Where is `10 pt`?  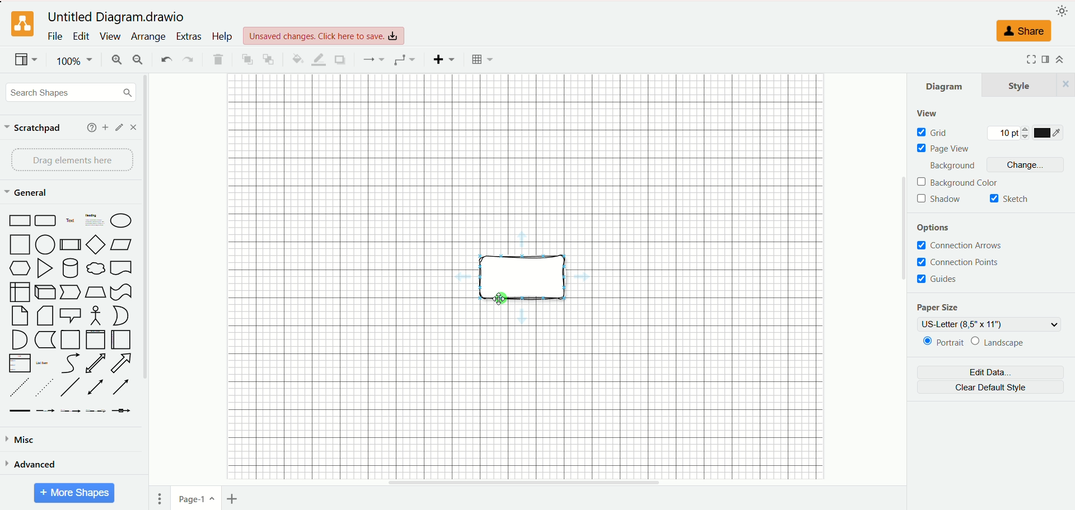 10 pt is located at coordinates (1007, 131).